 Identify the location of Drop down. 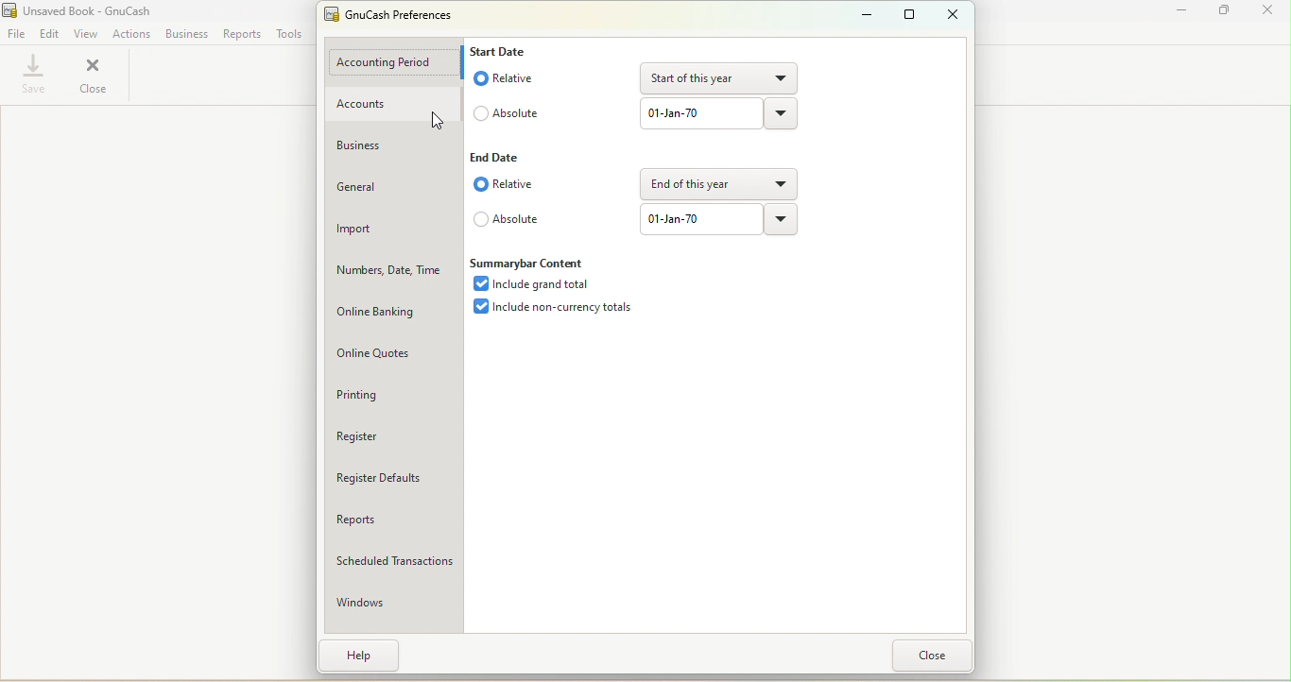
(784, 223).